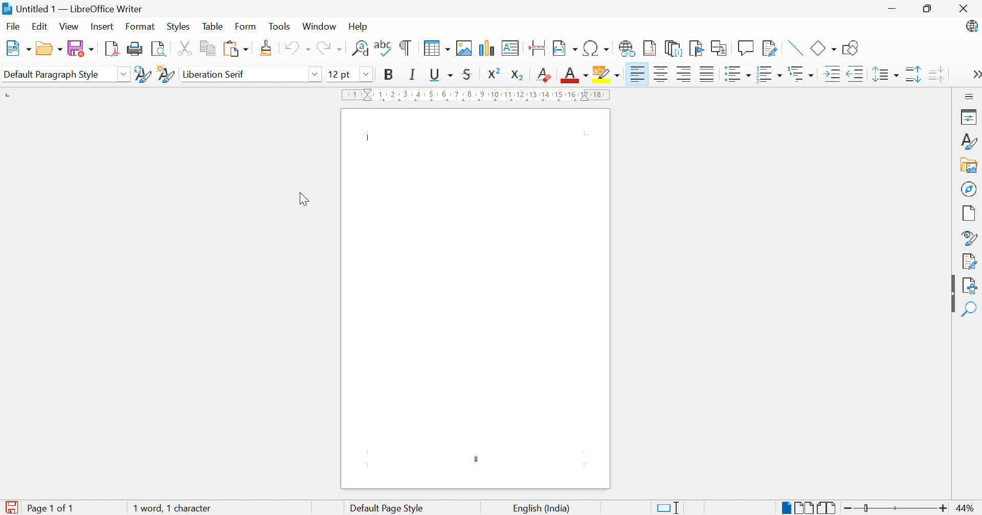 The image size is (982, 515). I want to click on Underline, so click(440, 74).